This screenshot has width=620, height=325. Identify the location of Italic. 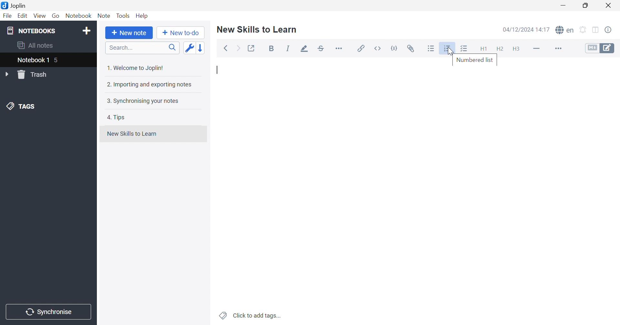
(288, 48).